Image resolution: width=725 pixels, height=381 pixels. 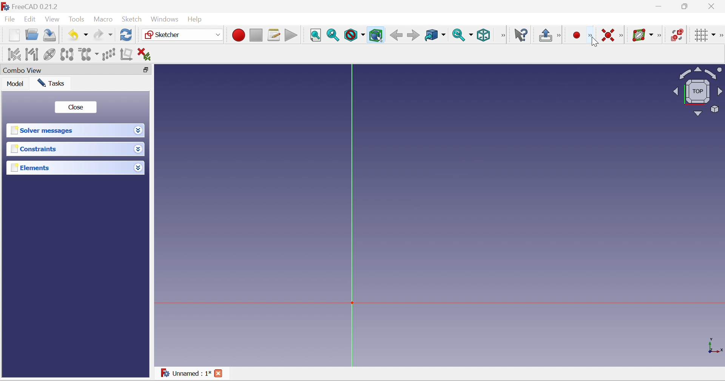 What do you see at coordinates (697, 91) in the screenshot?
I see `Viewing angle` at bounding box center [697, 91].